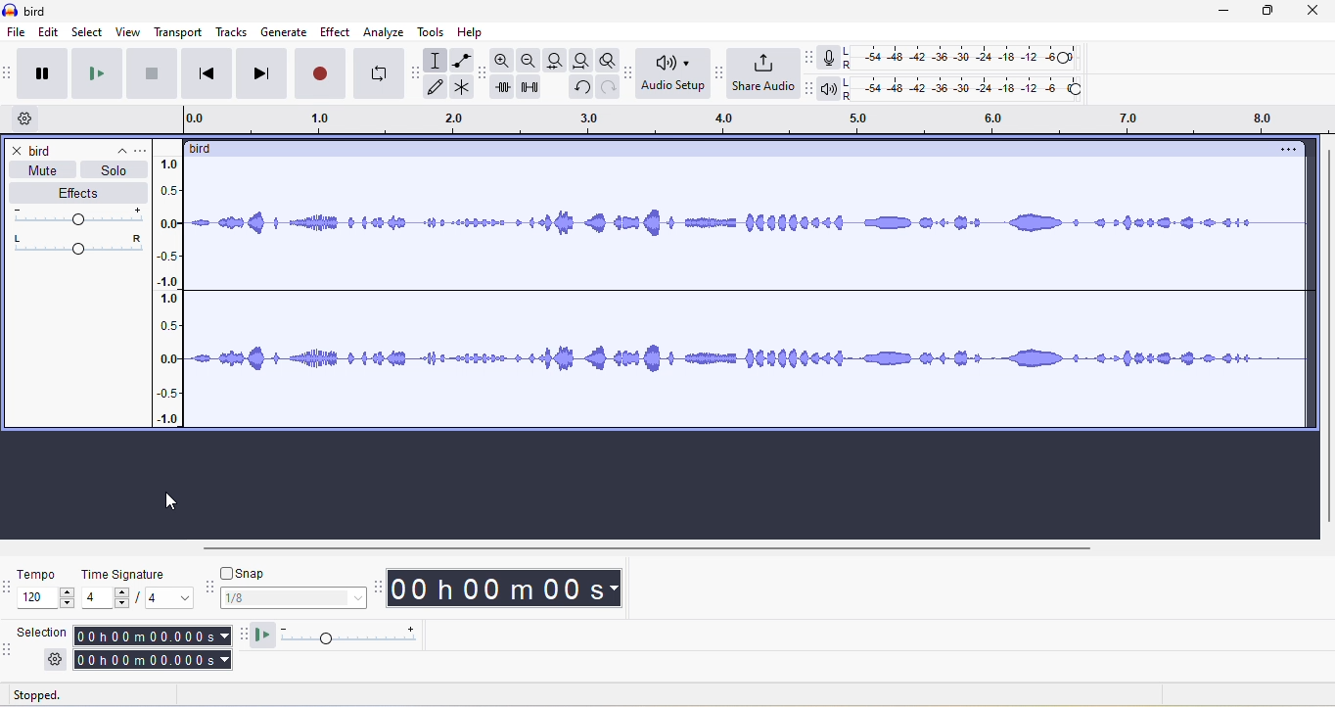  I want to click on draw tool, so click(440, 88).